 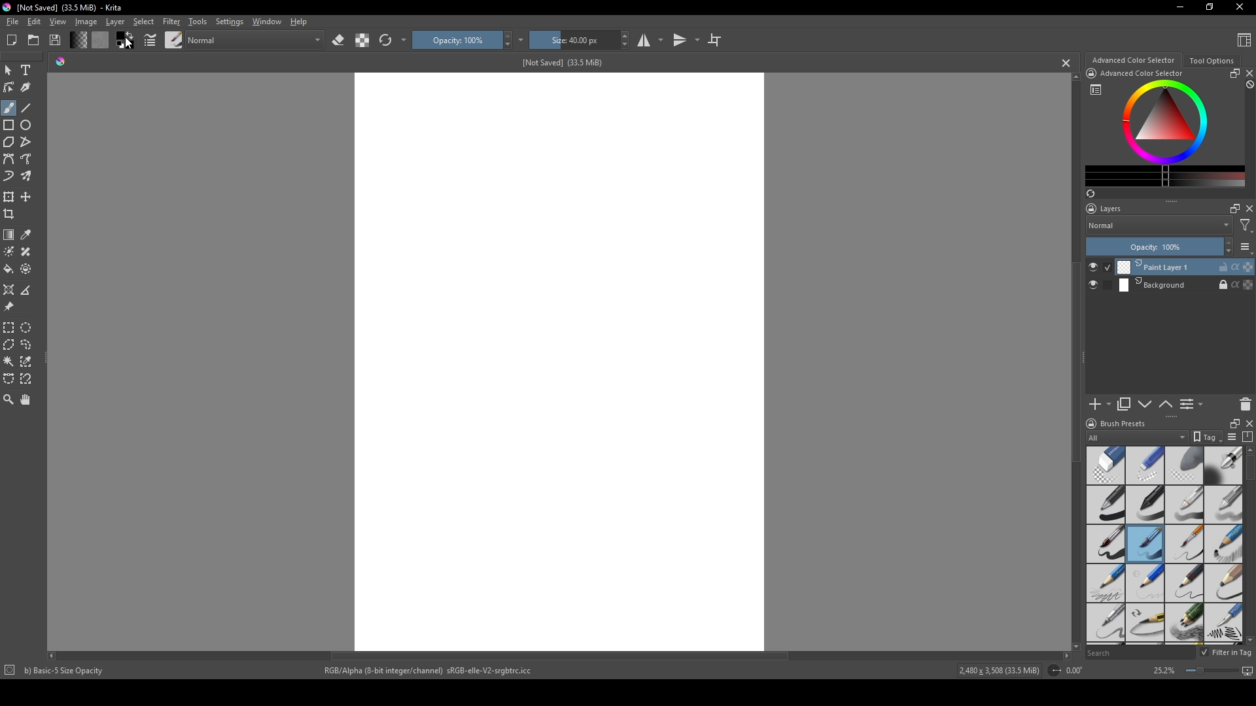 What do you see at coordinates (1194, 405) in the screenshot?
I see `List` at bounding box center [1194, 405].